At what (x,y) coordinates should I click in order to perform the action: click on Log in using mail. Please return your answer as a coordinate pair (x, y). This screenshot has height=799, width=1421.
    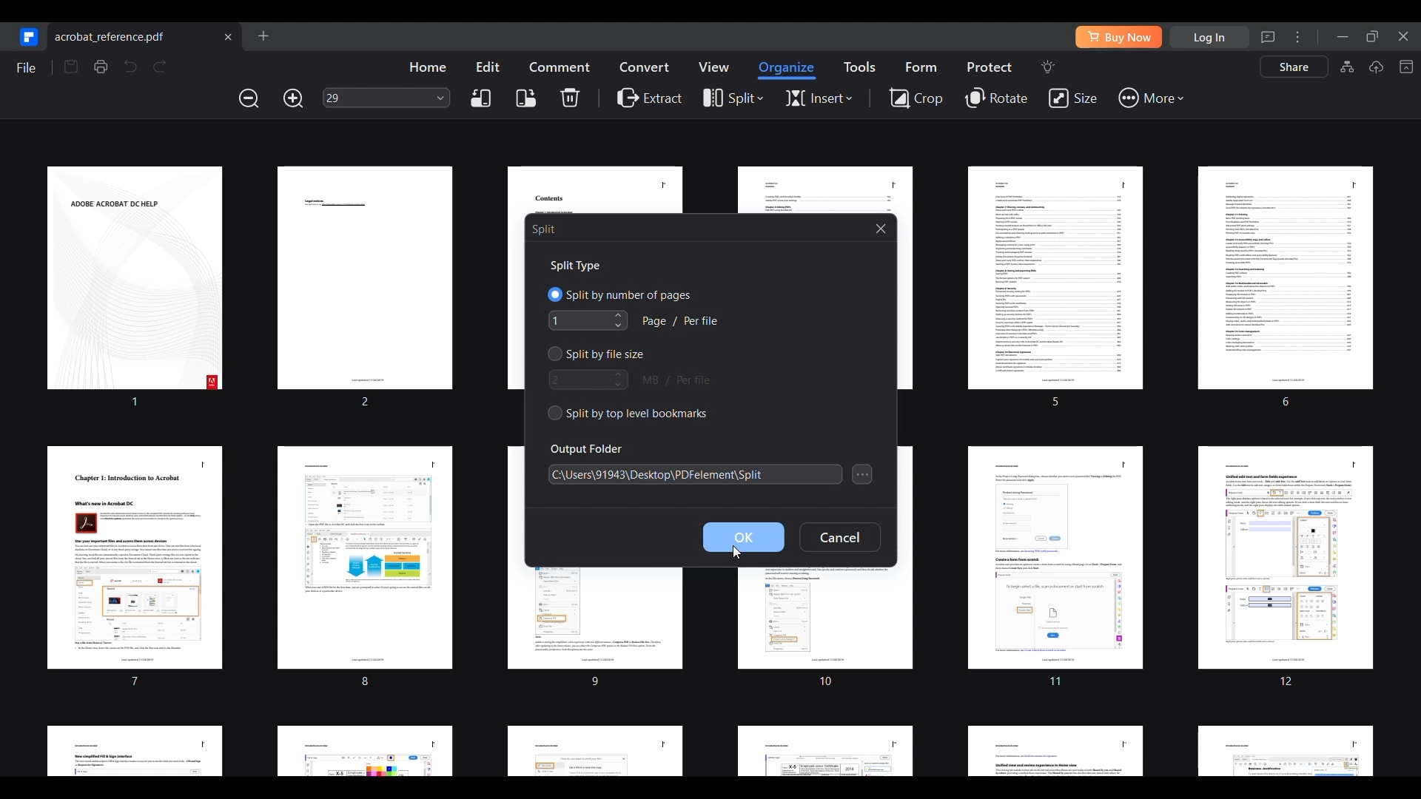
    Looking at the image, I should click on (1209, 37).